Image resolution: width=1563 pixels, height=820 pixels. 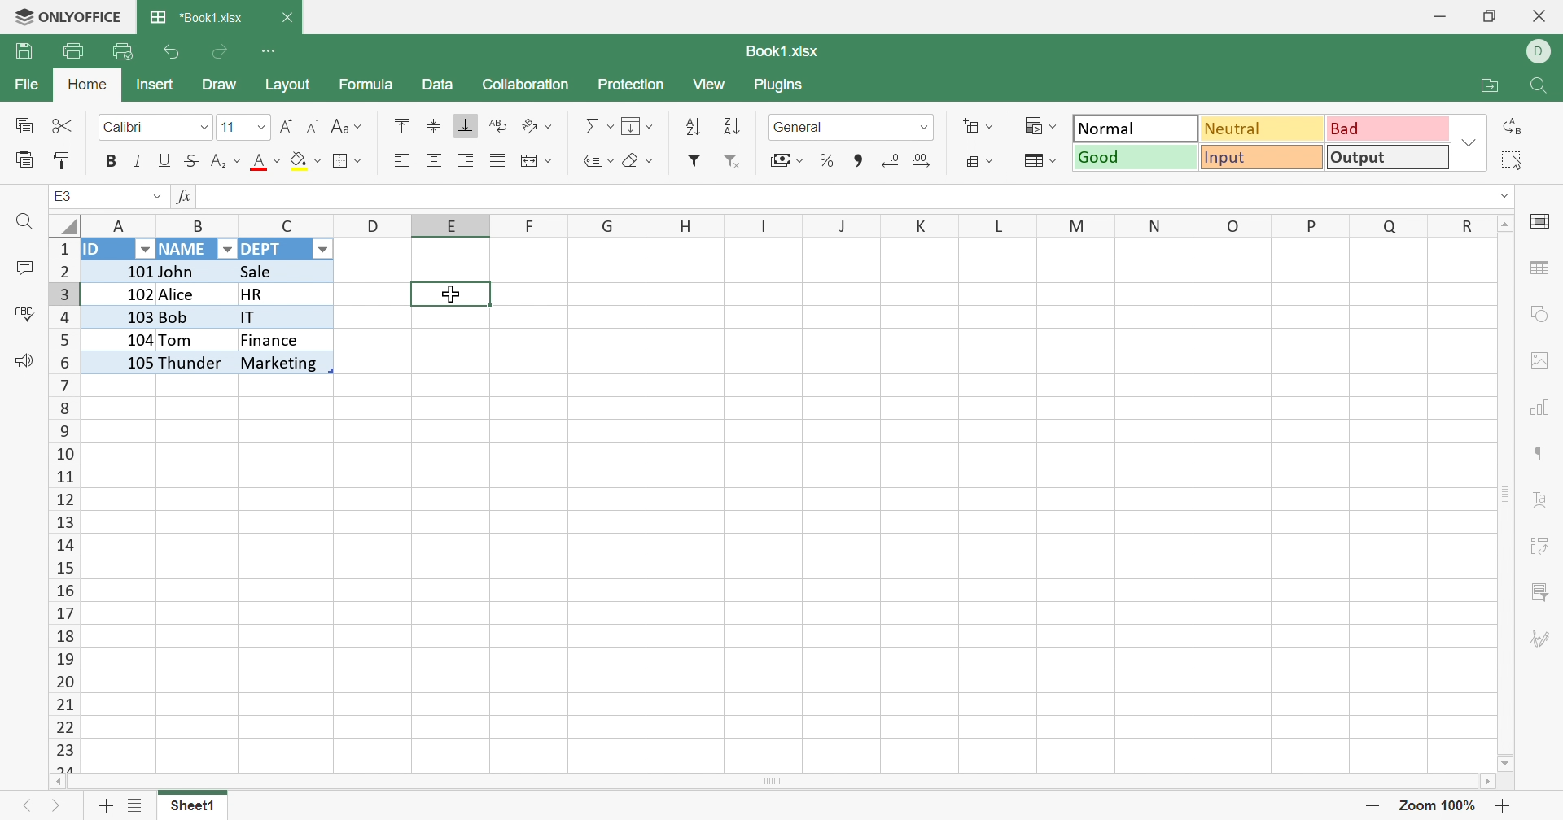 I want to click on Align Left, so click(x=401, y=162).